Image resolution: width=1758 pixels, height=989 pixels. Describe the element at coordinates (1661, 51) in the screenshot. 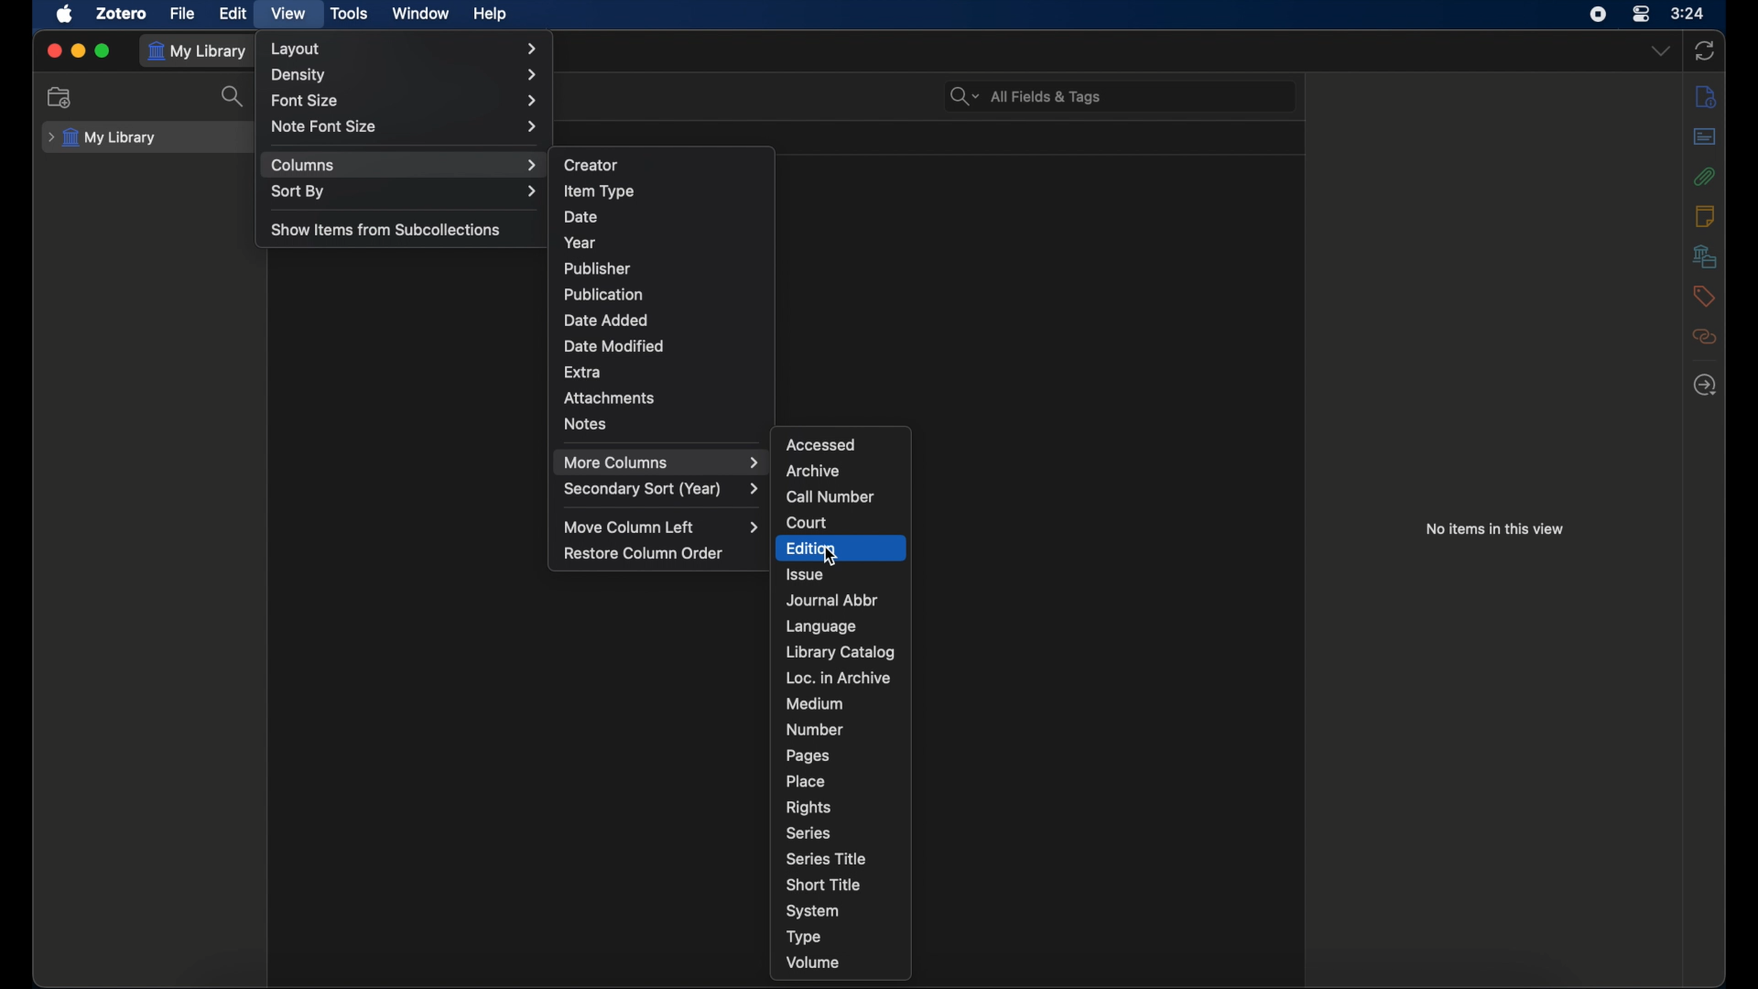

I see `dropdown` at that location.